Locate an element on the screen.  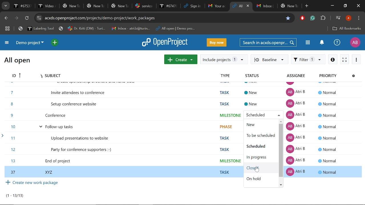
Pages is located at coordinates (18, 196).